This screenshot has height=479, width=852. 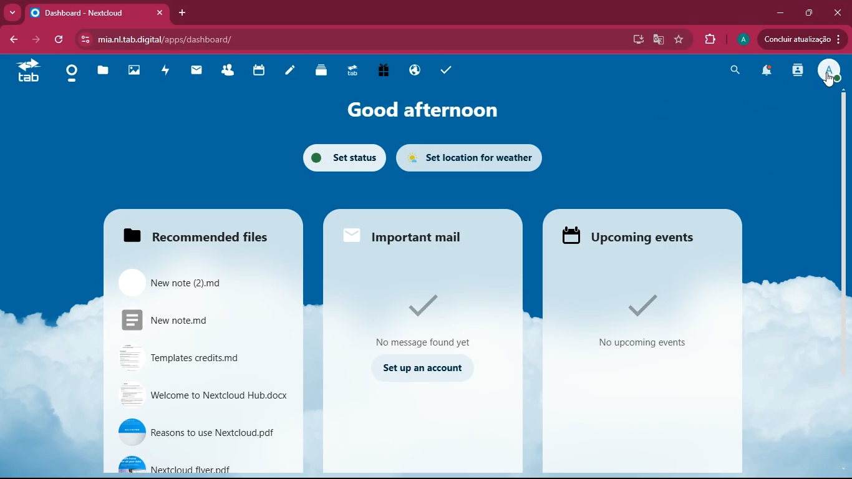 I want to click on mail, so click(x=197, y=71).